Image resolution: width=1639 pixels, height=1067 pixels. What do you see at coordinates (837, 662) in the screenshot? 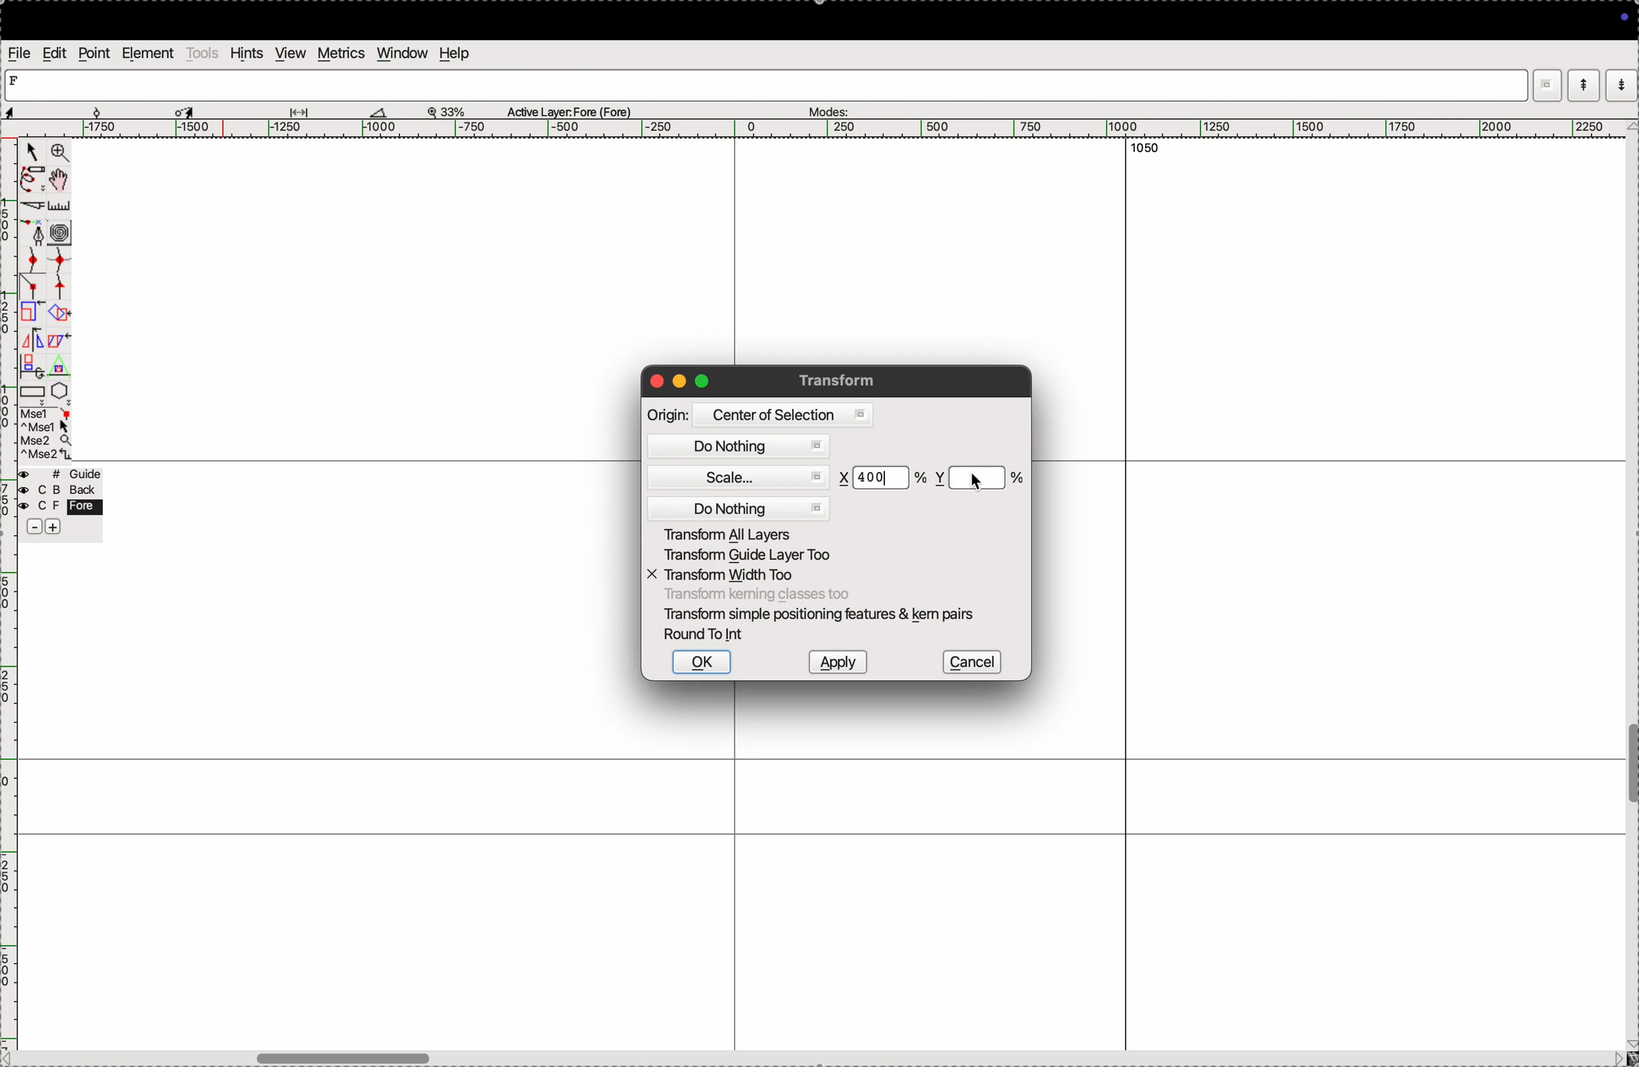
I see `apply` at bounding box center [837, 662].